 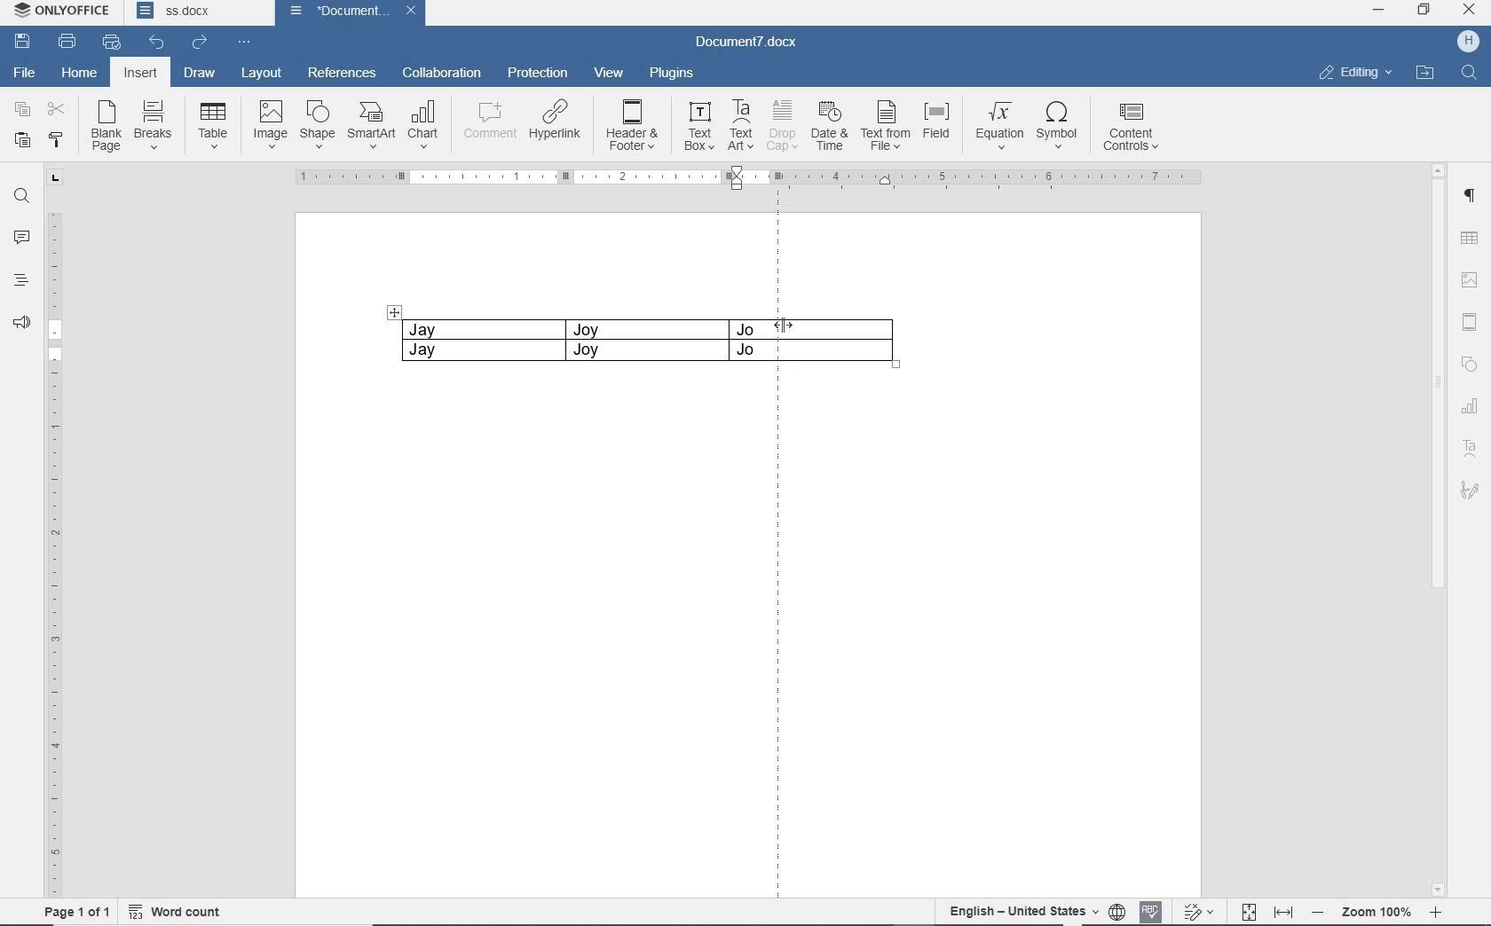 What do you see at coordinates (836, 354) in the screenshot?
I see `COLUMN RESIZE IN PROGRESS` at bounding box center [836, 354].